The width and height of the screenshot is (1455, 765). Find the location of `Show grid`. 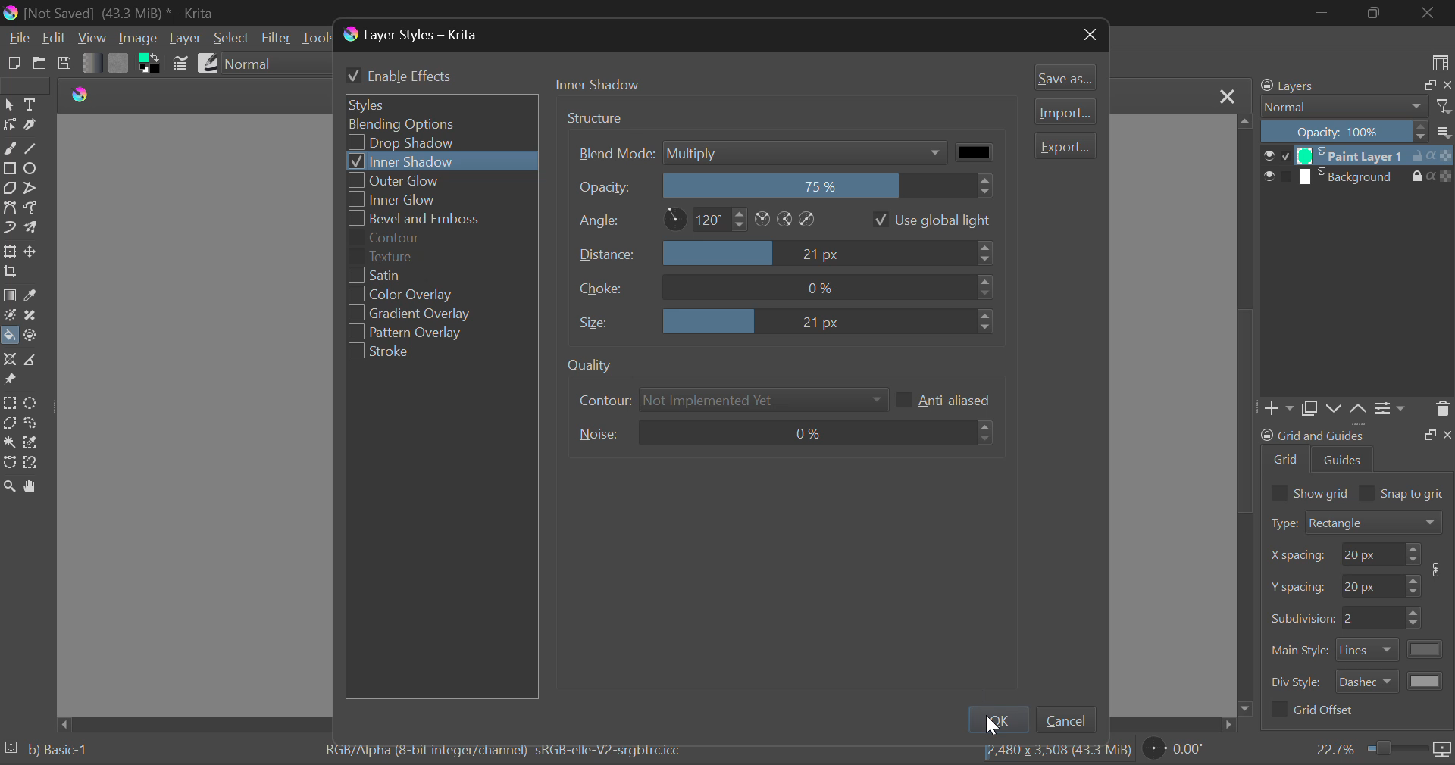

Show grid is located at coordinates (1309, 492).